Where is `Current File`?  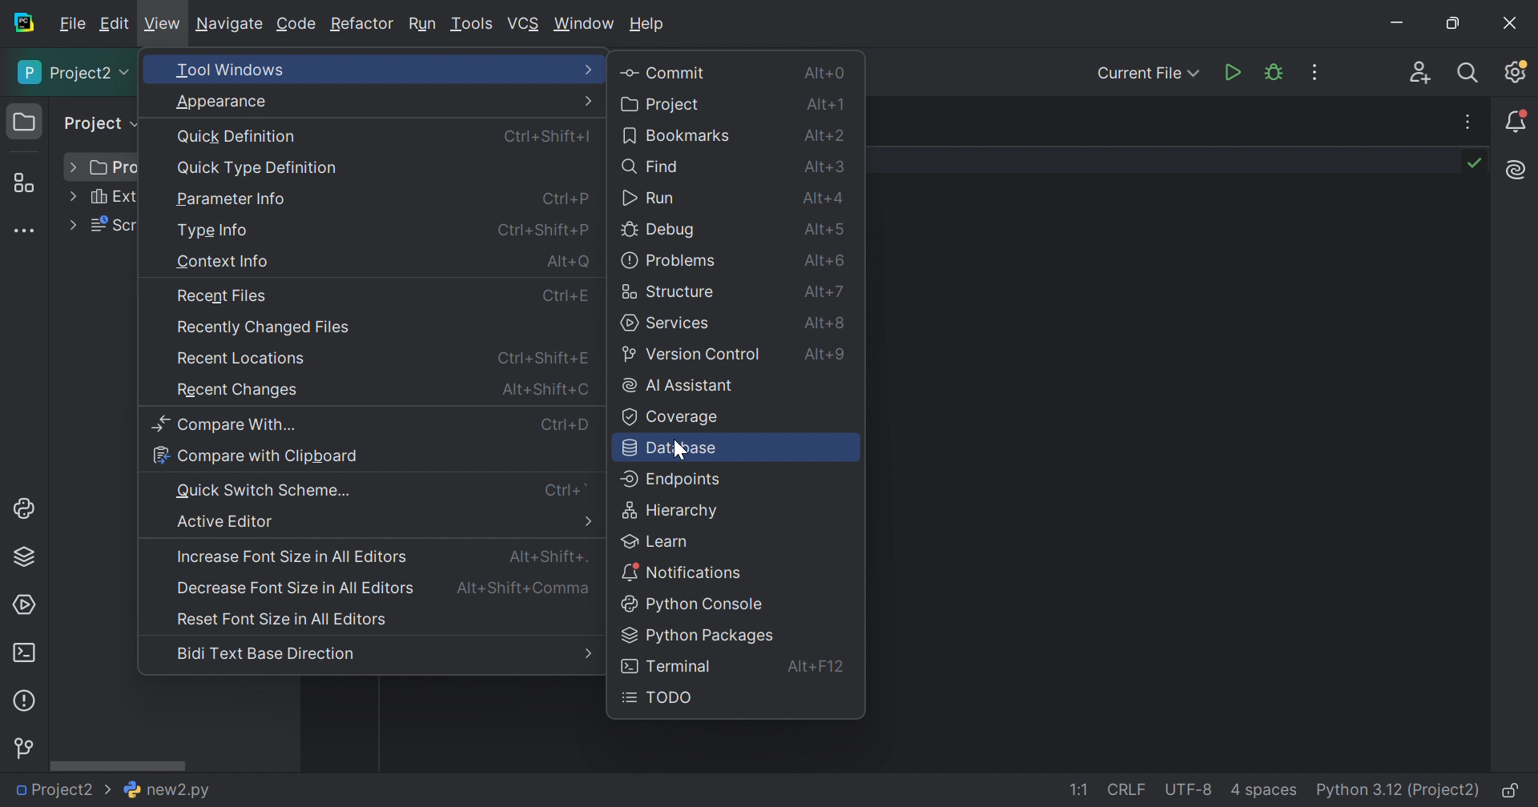
Current File is located at coordinates (1147, 74).